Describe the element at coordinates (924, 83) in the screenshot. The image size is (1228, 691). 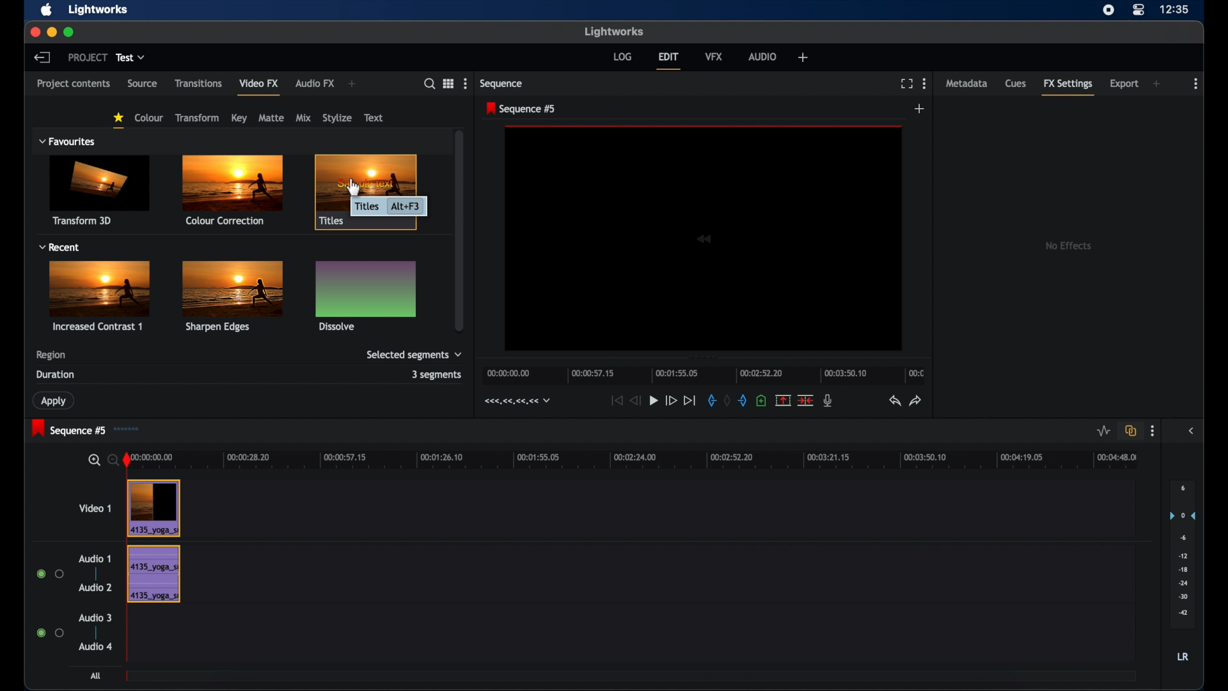
I see `more options` at that location.